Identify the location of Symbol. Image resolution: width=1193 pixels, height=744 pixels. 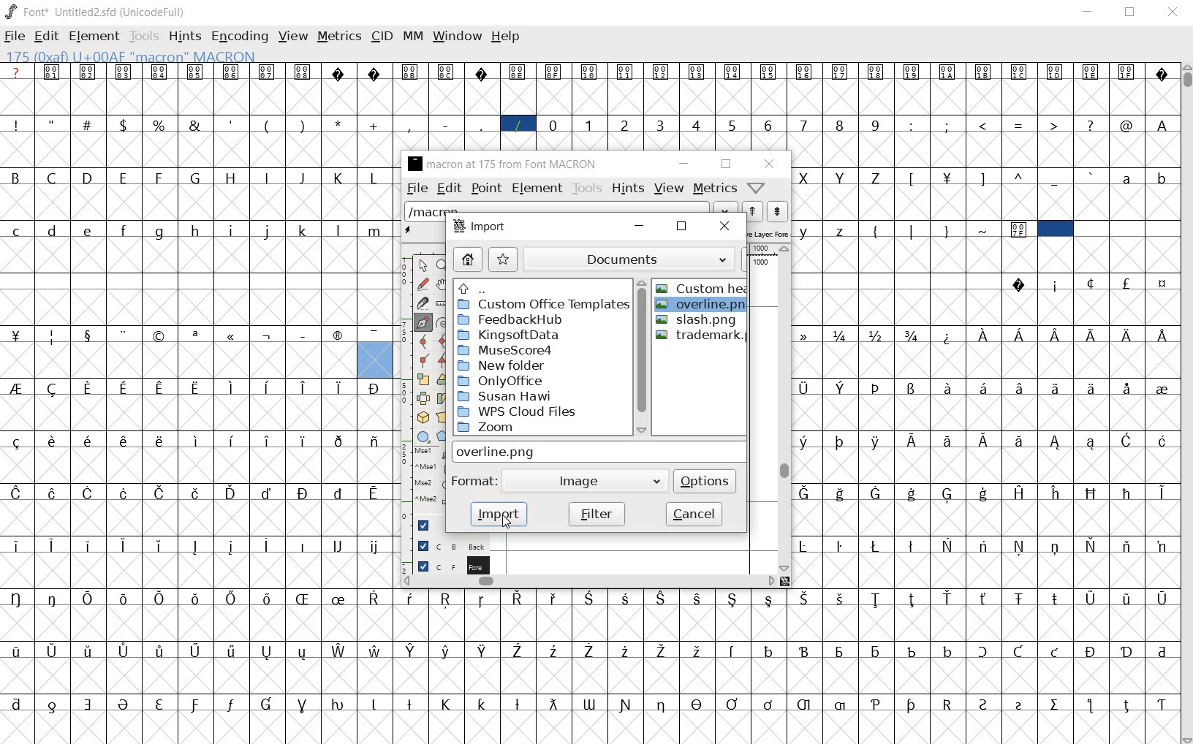
(1020, 335).